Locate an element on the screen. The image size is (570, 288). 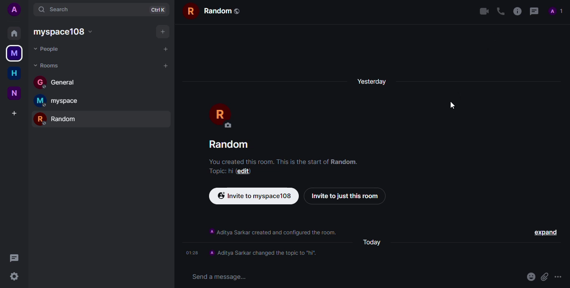
topic added is located at coordinates (221, 171).